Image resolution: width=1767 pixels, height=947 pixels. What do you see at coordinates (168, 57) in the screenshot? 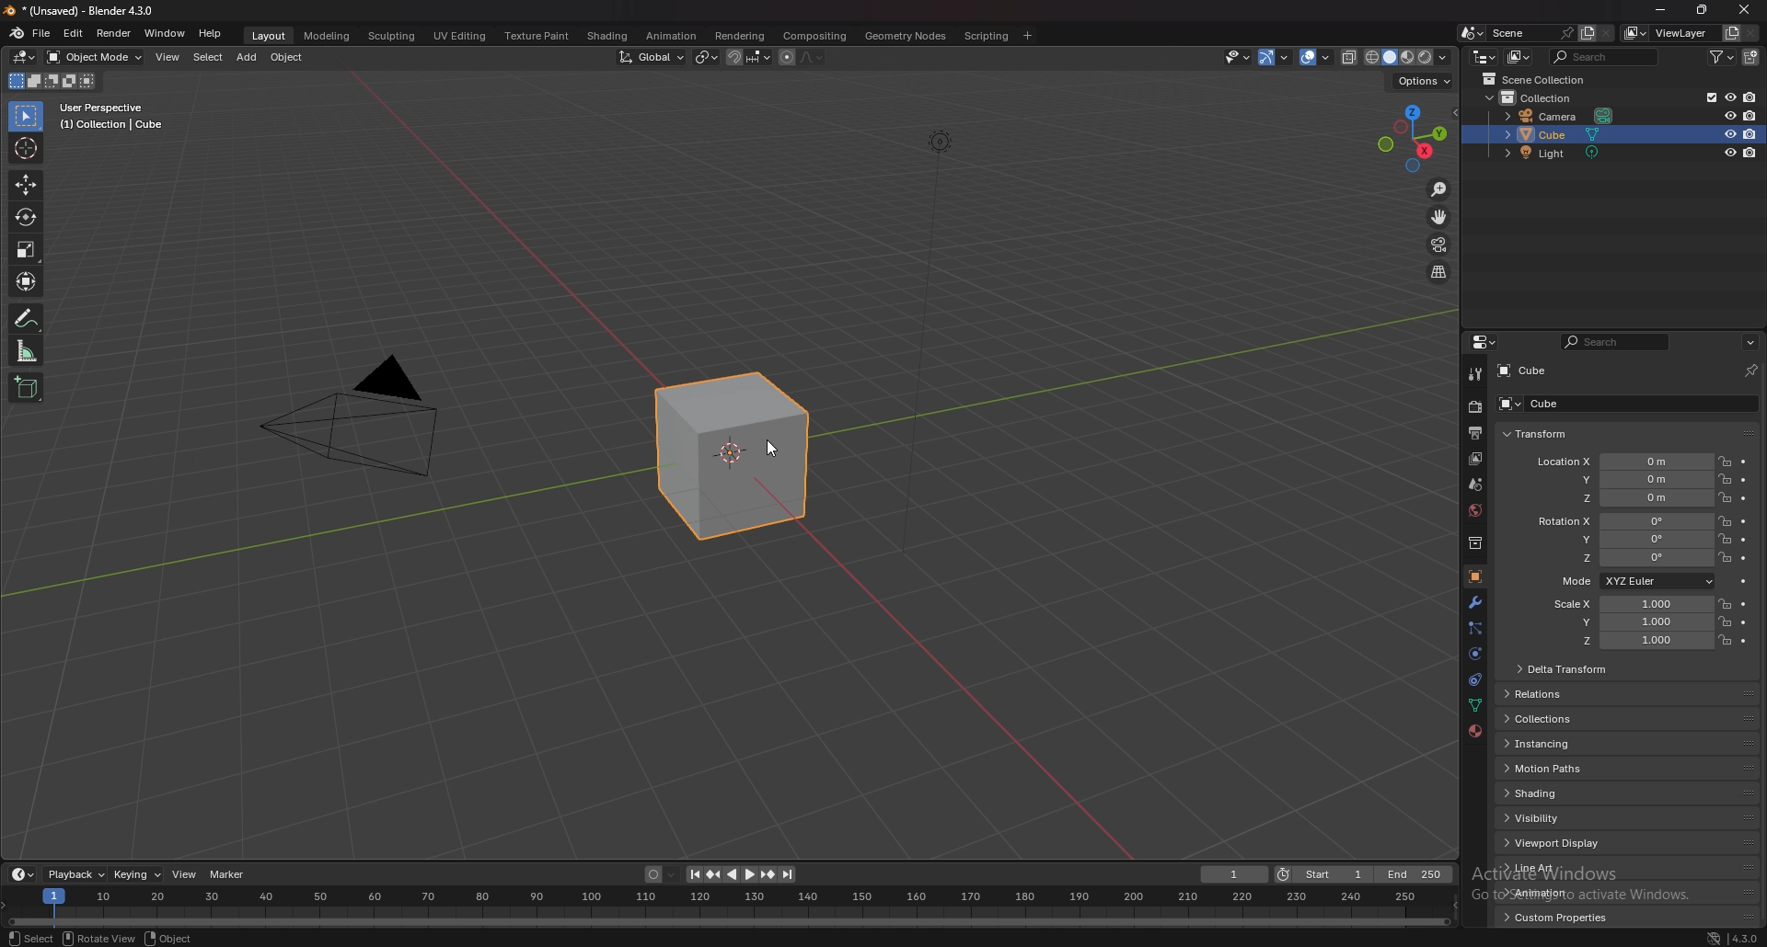
I see `view` at bounding box center [168, 57].